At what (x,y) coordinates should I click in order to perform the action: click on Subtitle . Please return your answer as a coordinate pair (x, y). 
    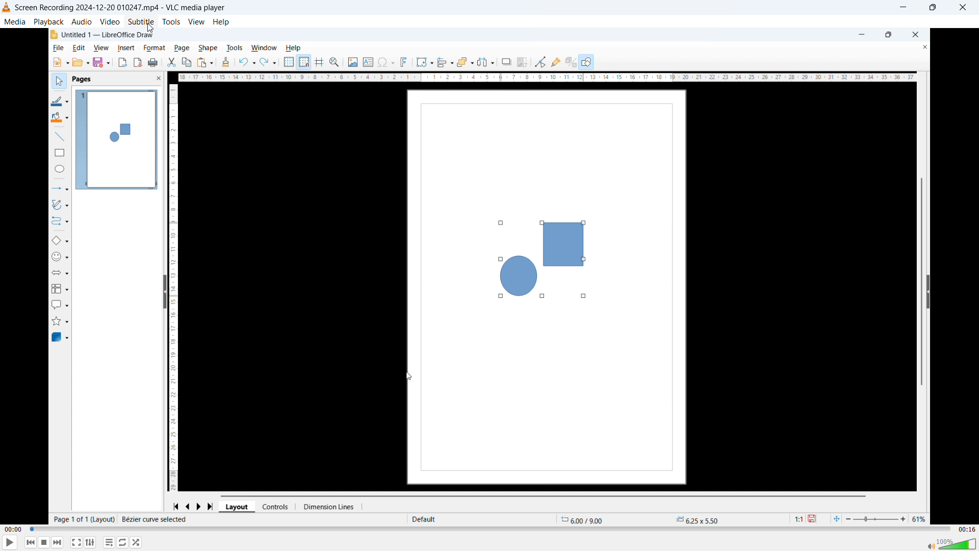
    Looking at the image, I should click on (141, 21).